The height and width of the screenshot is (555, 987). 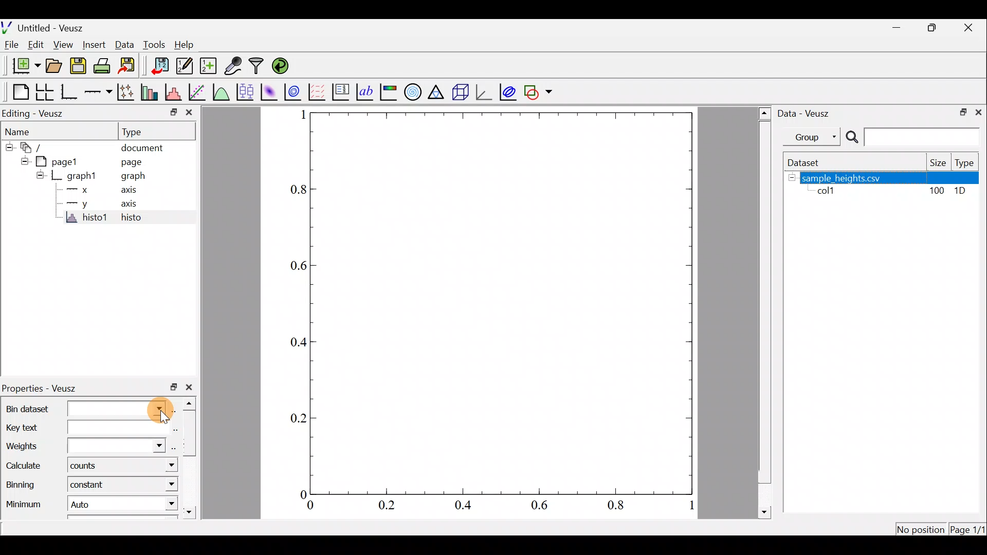 What do you see at coordinates (188, 47) in the screenshot?
I see `Help` at bounding box center [188, 47].